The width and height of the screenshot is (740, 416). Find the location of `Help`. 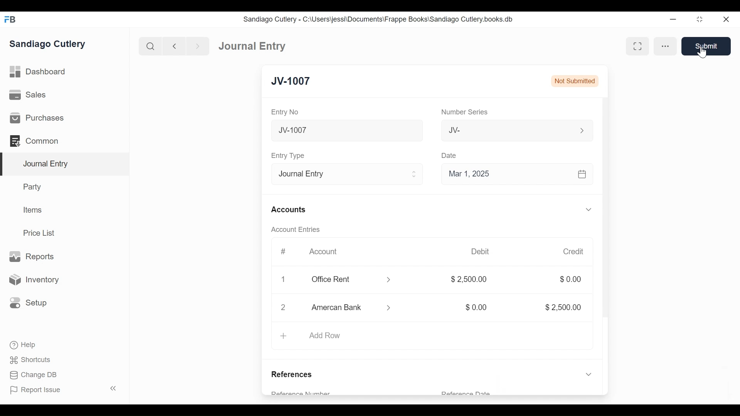

Help is located at coordinates (19, 346).